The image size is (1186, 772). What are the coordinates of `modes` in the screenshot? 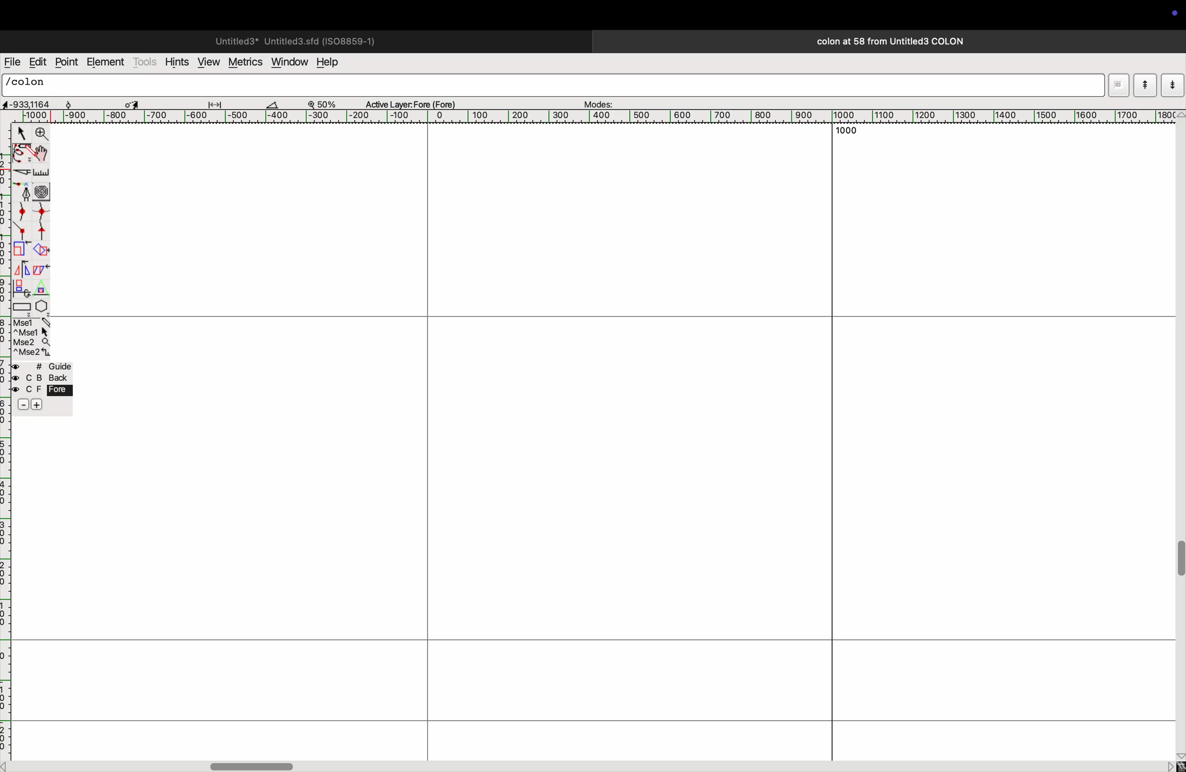 It's located at (600, 102).